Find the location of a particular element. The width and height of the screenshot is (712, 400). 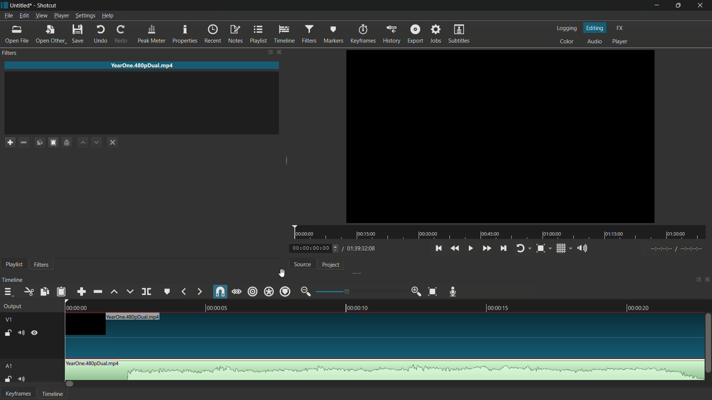

deselect the filter is located at coordinates (112, 143).